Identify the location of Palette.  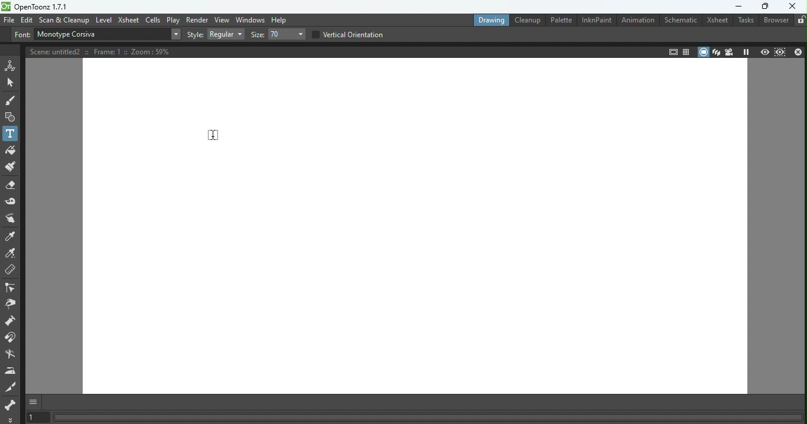
(560, 21).